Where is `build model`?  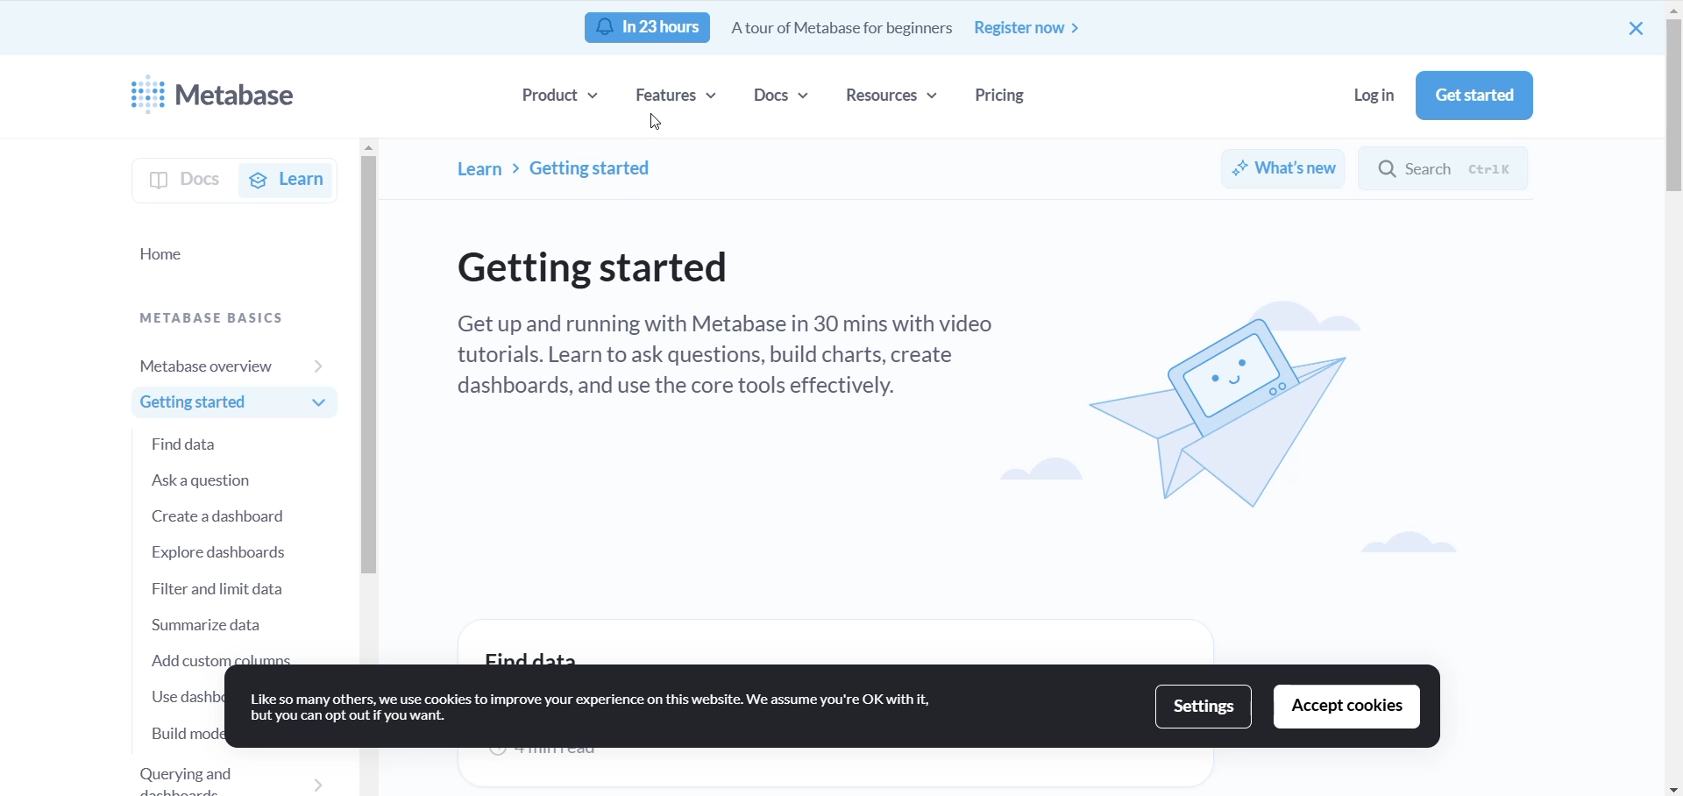
build model is located at coordinates (186, 736).